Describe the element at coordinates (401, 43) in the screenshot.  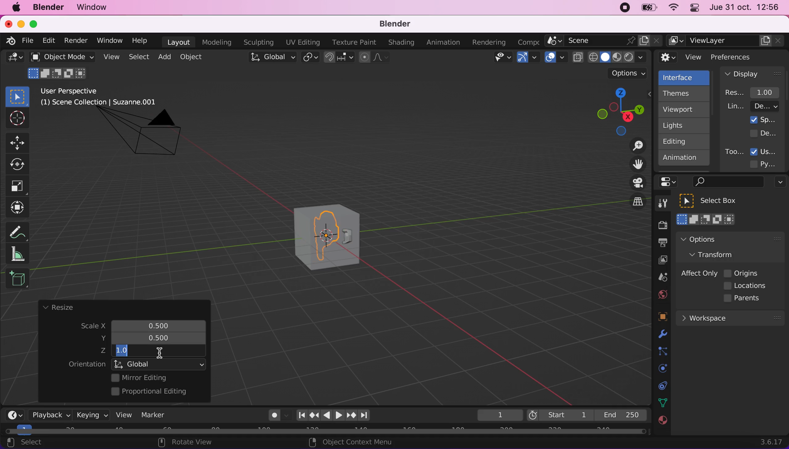
I see `shading` at that location.